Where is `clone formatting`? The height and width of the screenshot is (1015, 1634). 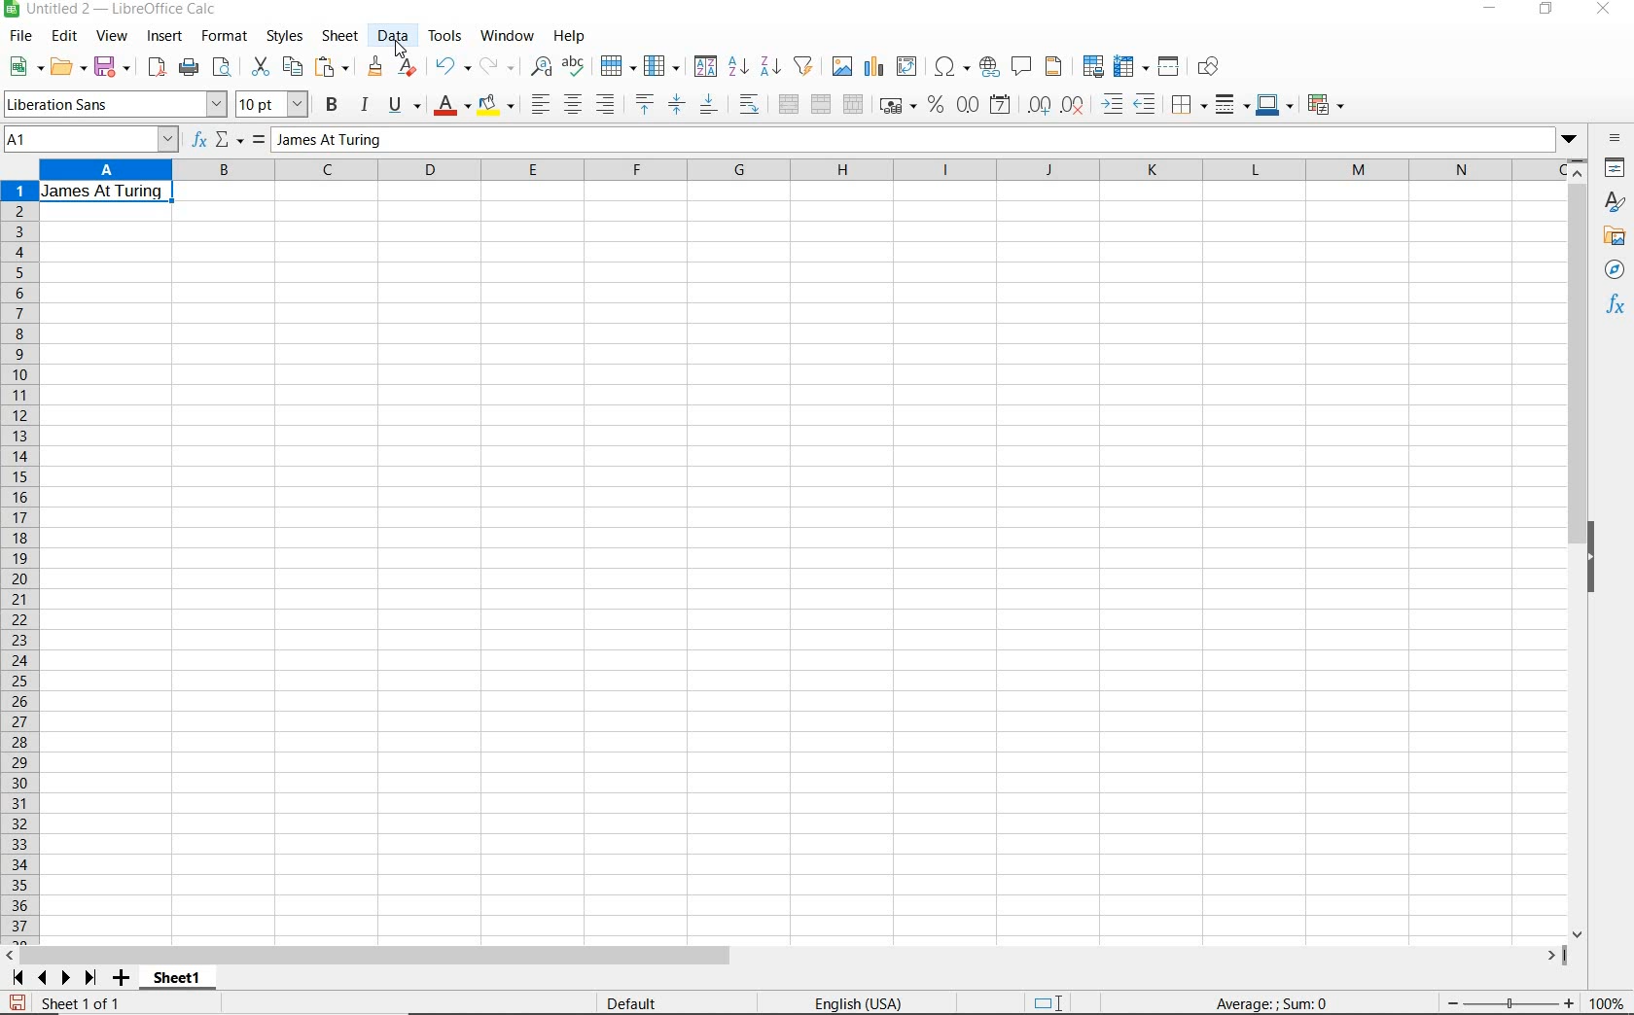 clone formatting is located at coordinates (374, 67).